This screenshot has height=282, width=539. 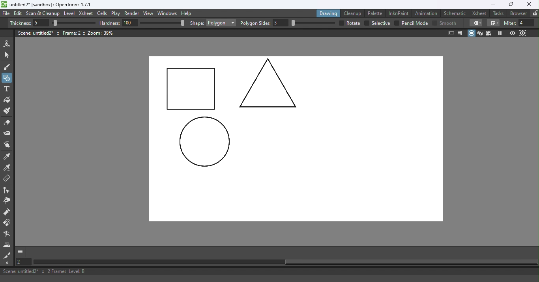 I want to click on Tape tool, so click(x=8, y=134).